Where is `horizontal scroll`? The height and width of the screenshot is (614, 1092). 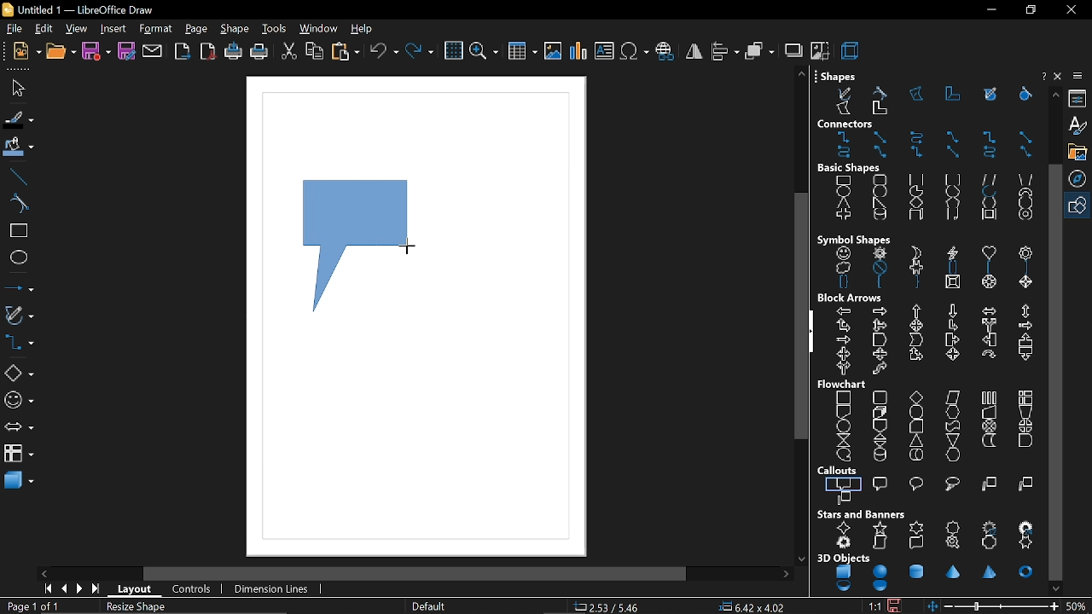
horizontal scroll is located at coordinates (915, 542).